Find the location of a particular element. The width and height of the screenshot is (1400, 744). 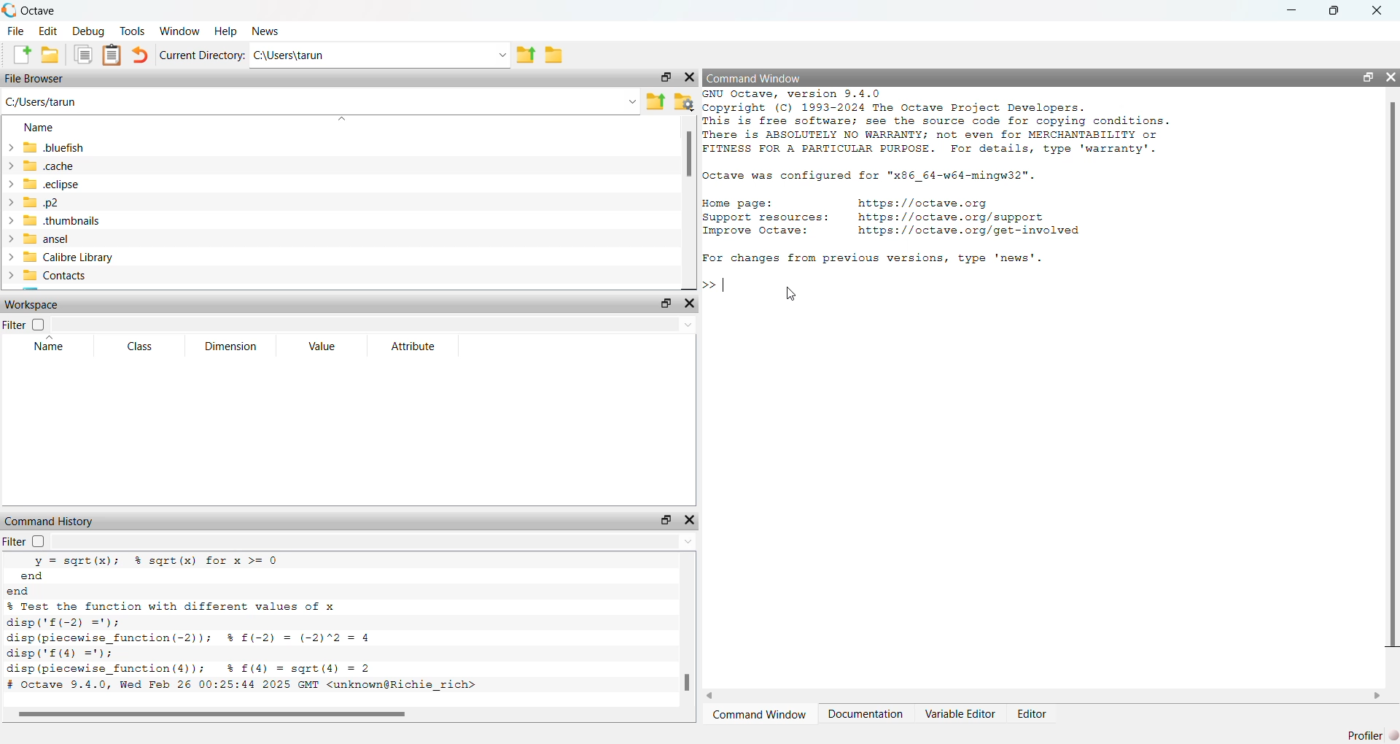

>  thumbnails is located at coordinates (54, 221).